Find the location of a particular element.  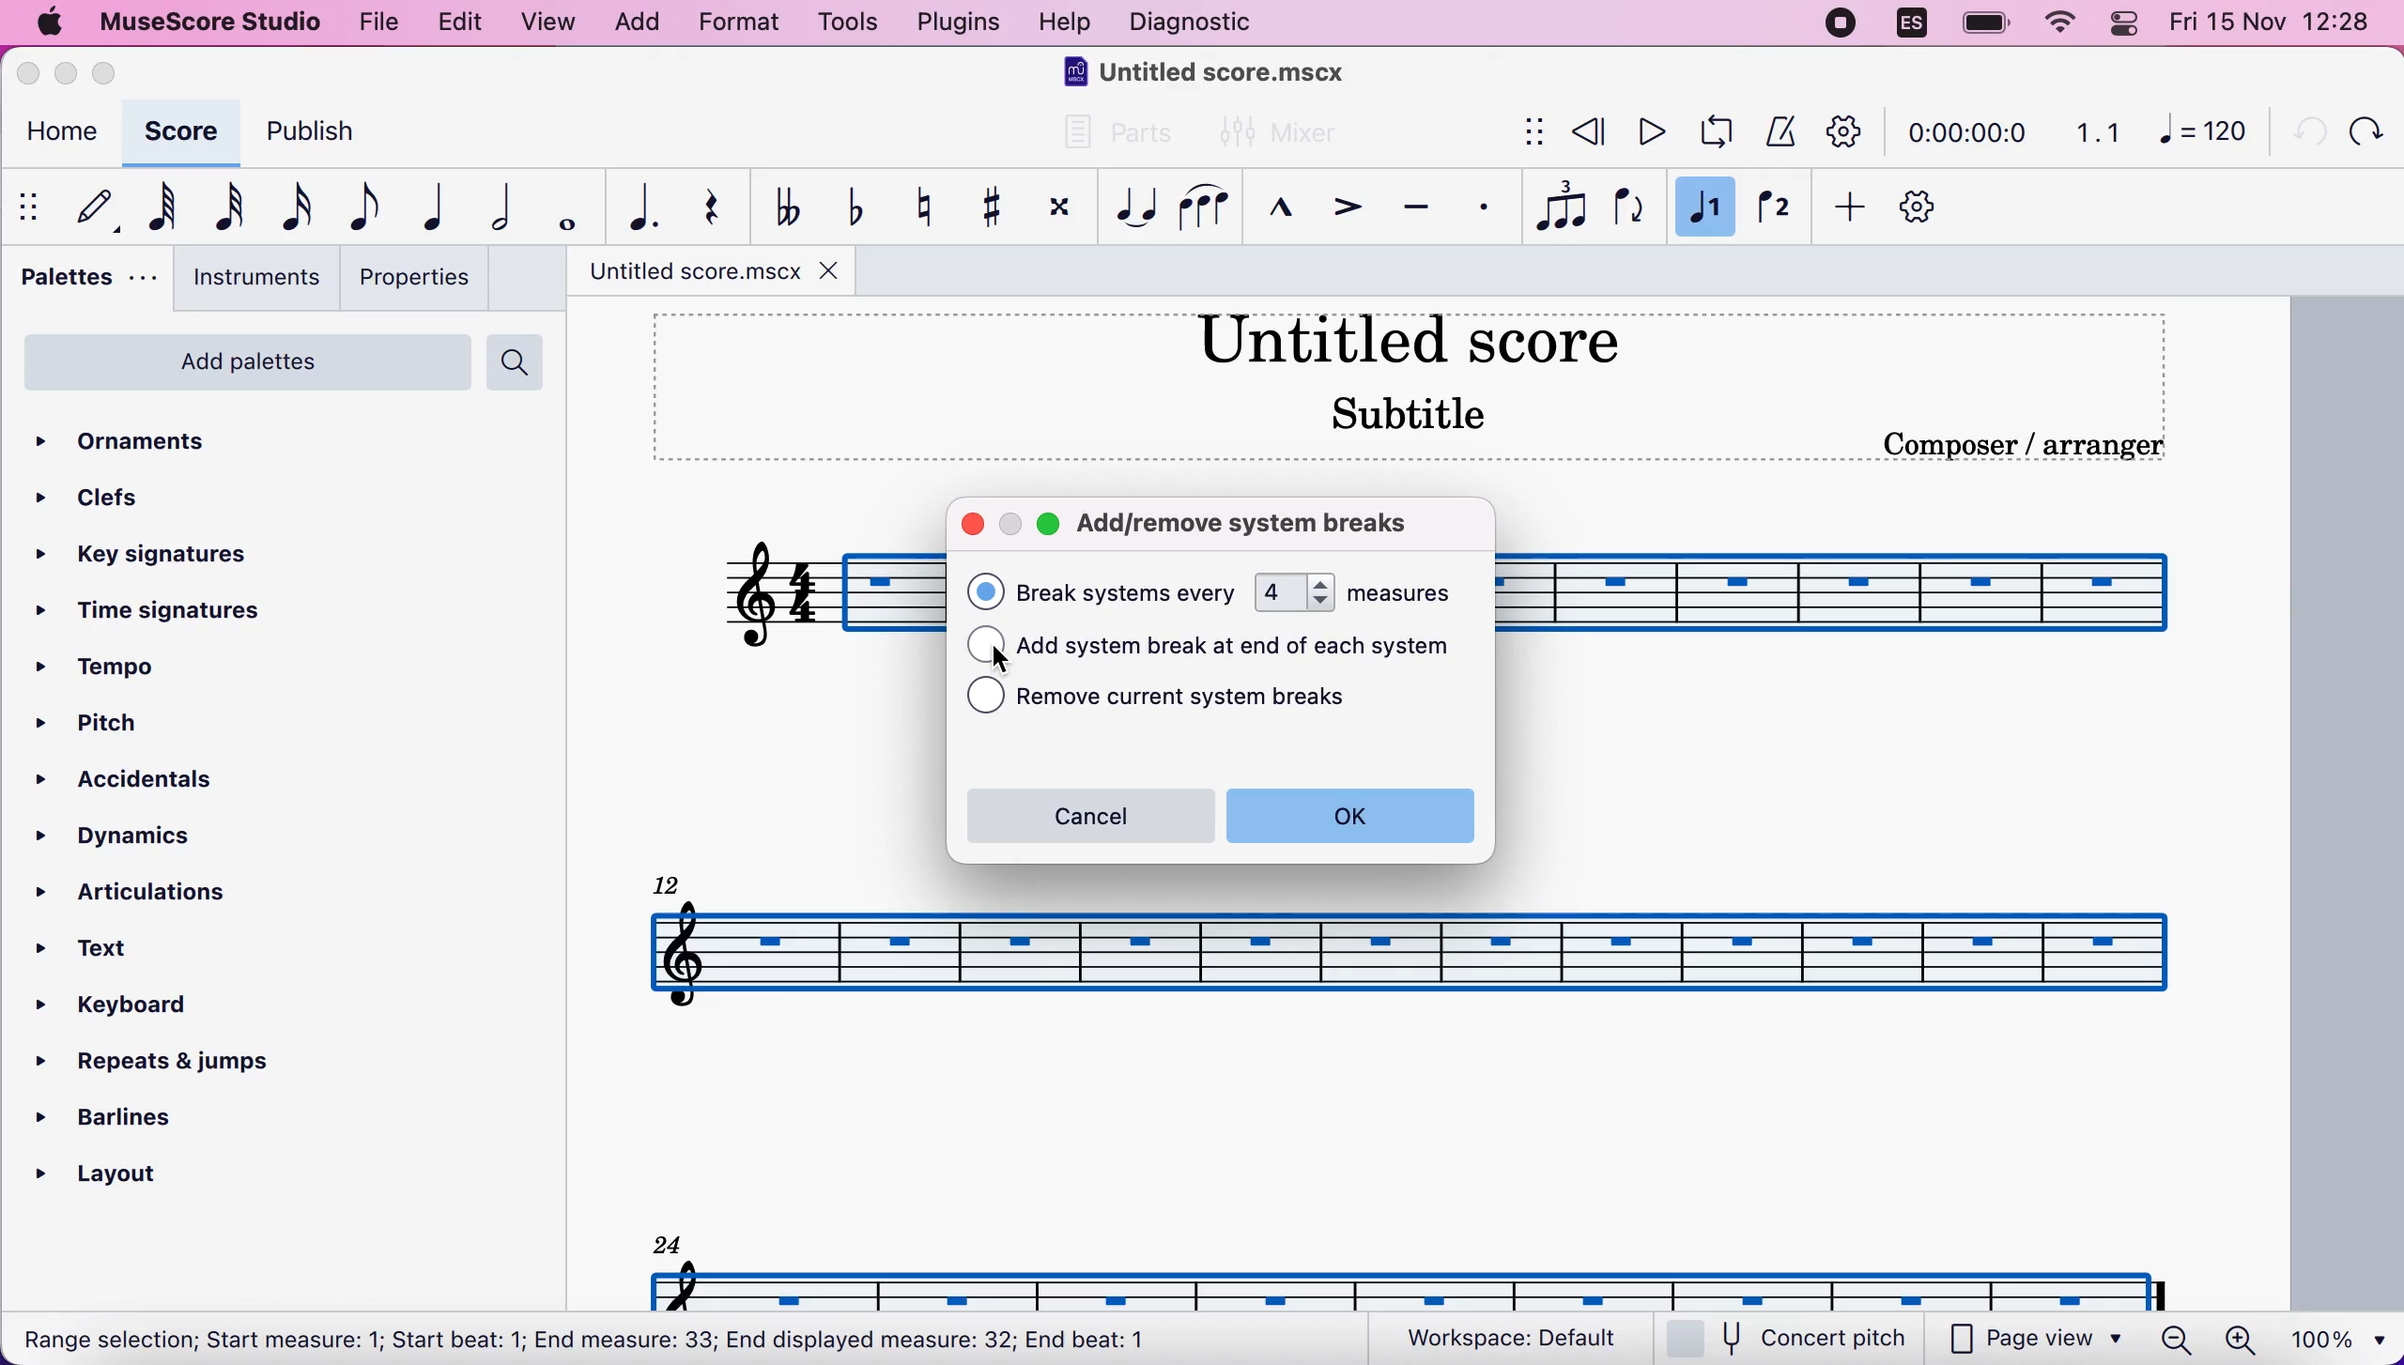

toggle double sharp is located at coordinates (1056, 211).